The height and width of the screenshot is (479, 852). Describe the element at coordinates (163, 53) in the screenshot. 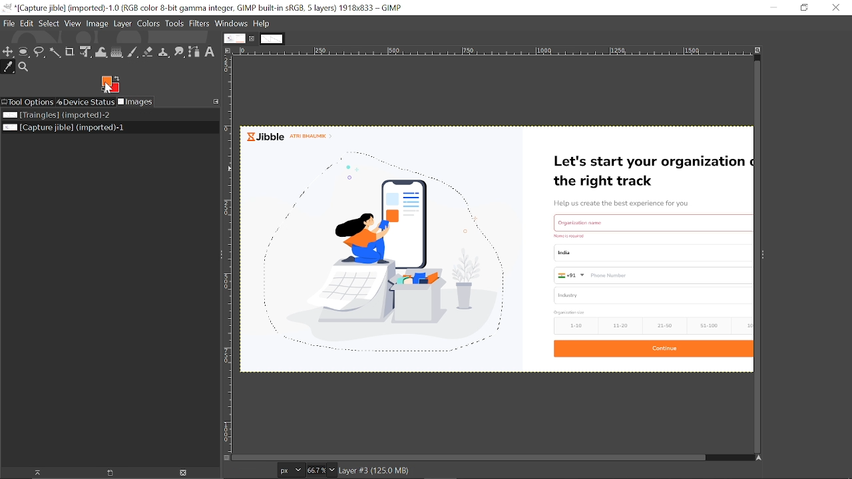

I see `Clone tool` at that location.